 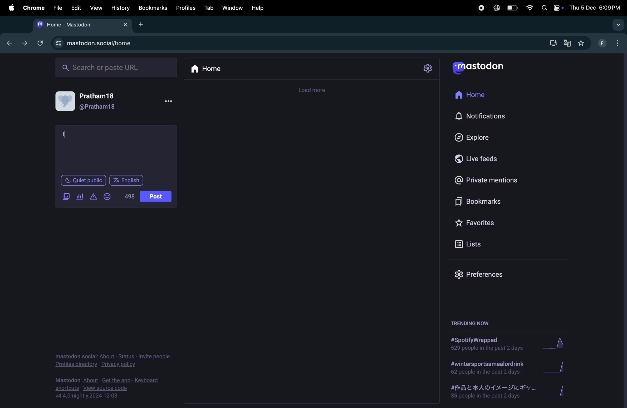 I want to click on refresh, so click(x=40, y=43).